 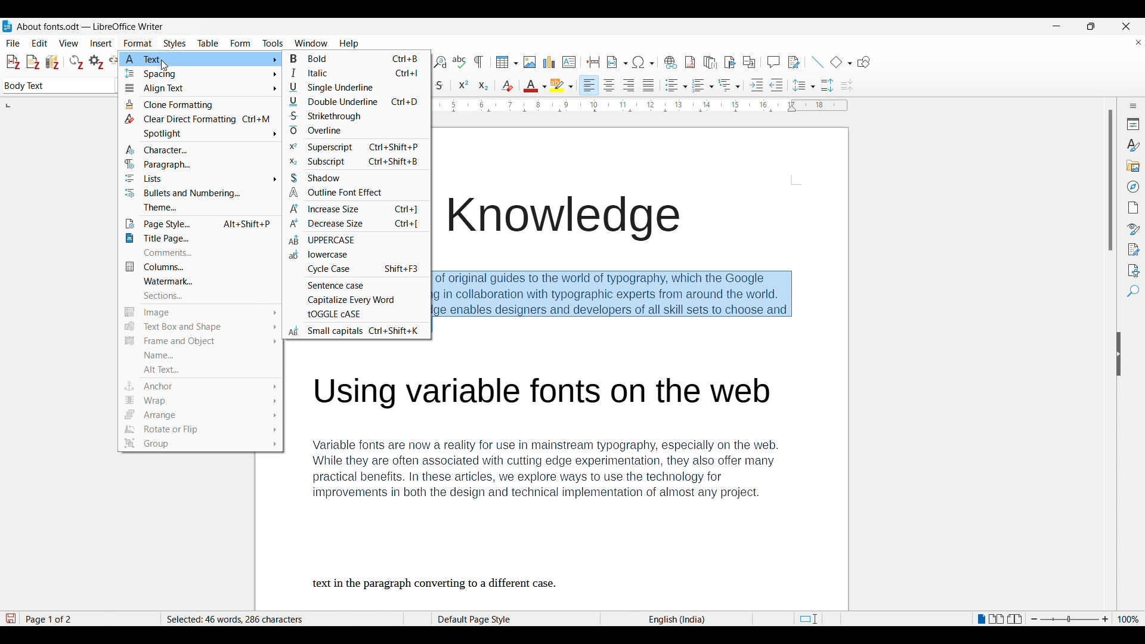 What do you see at coordinates (69, 44) in the screenshot?
I see `View menu` at bounding box center [69, 44].